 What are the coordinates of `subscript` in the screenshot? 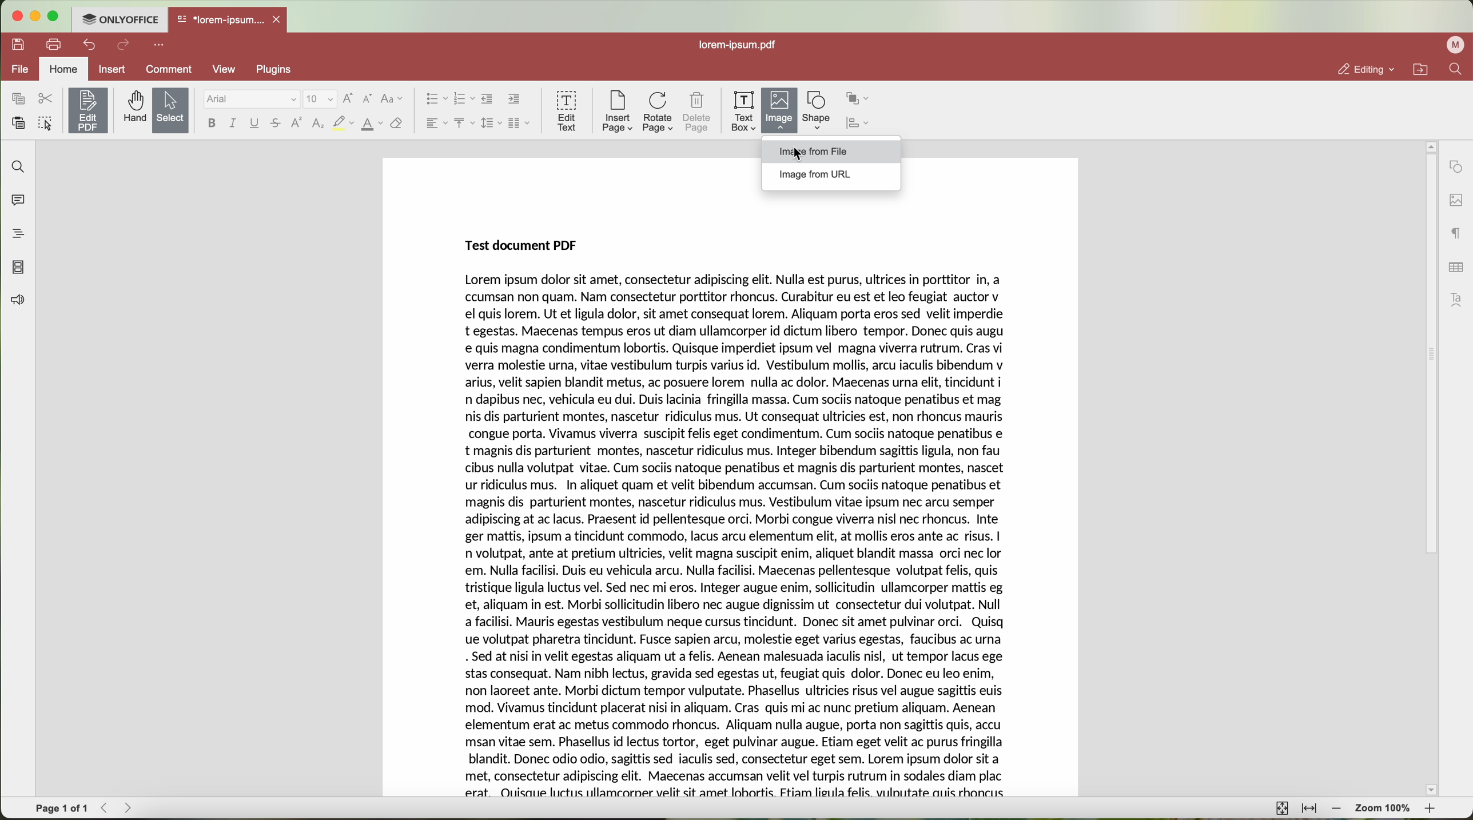 It's located at (319, 124).